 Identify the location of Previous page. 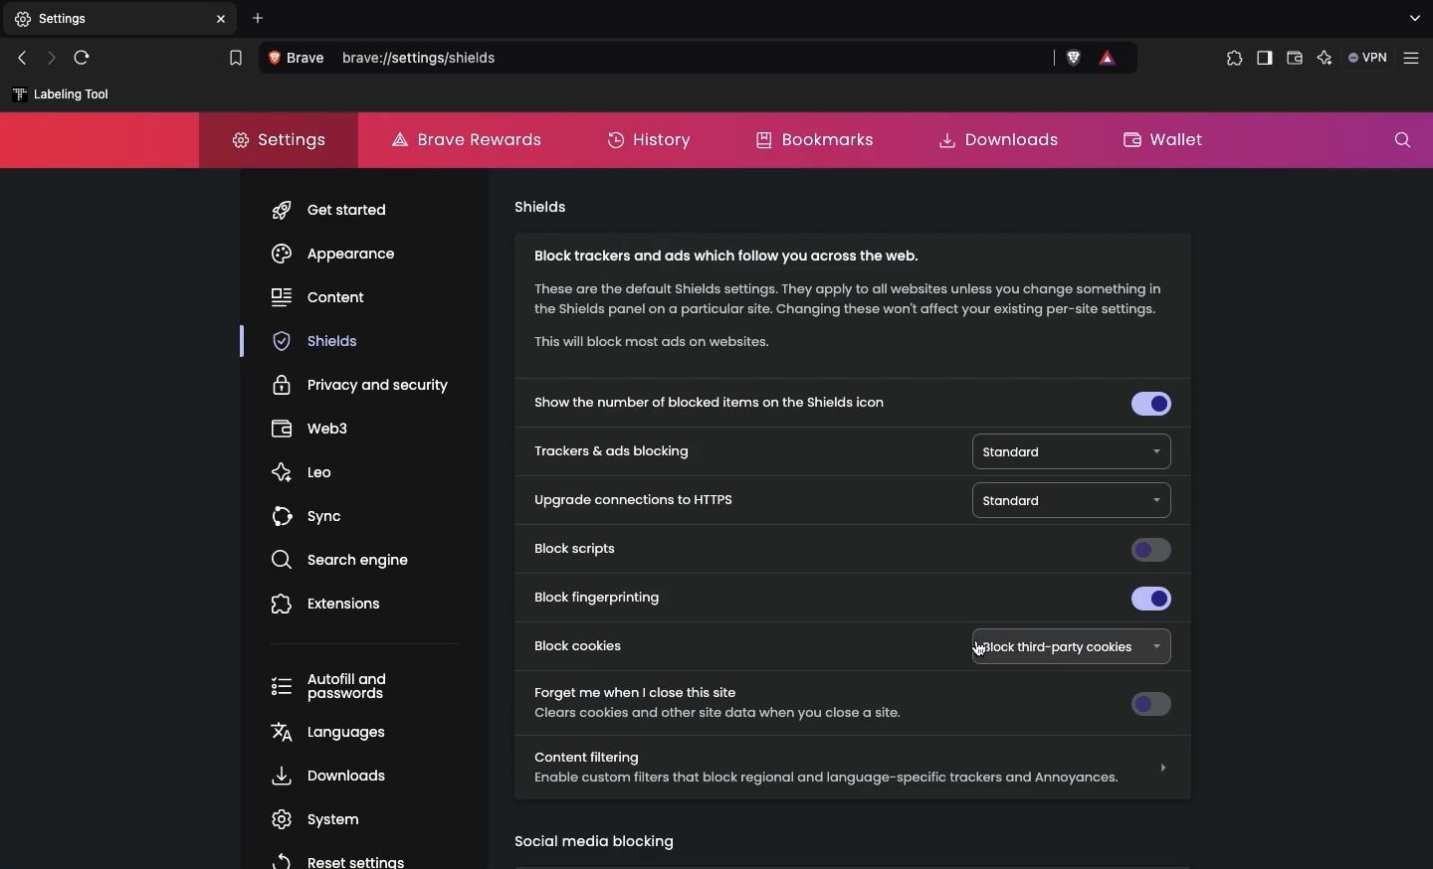
(25, 60).